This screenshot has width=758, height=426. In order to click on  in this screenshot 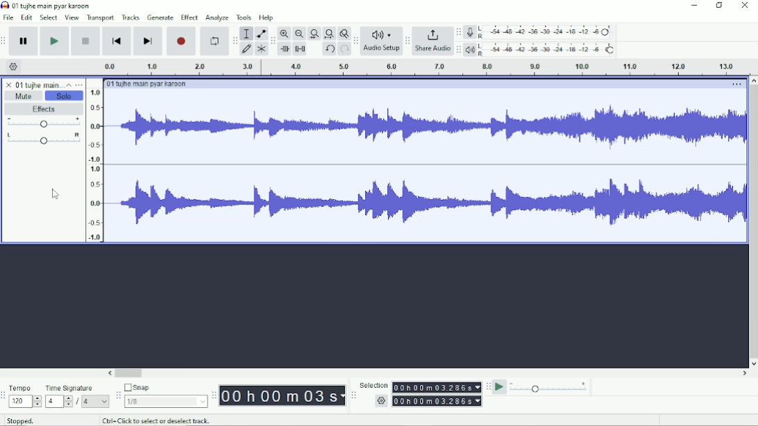, I will do `click(375, 384)`.